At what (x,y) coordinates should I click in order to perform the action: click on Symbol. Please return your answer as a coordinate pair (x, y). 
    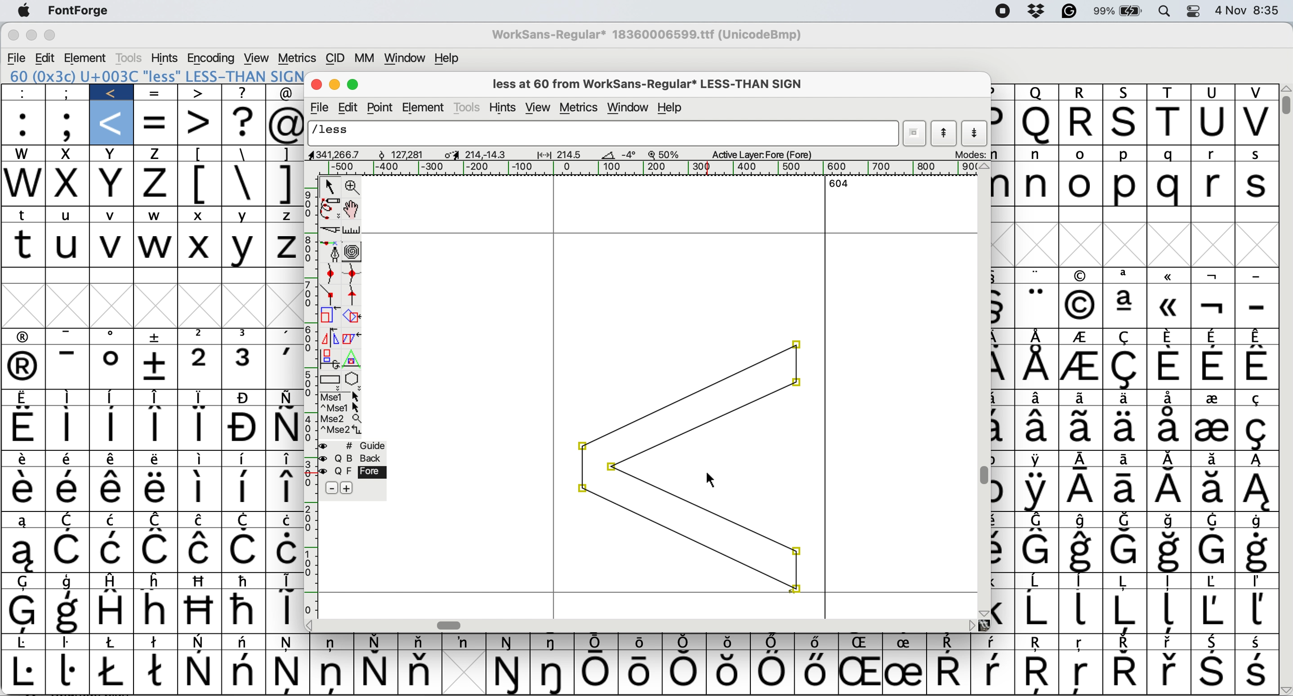
    Looking at the image, I should click on (201, 460).